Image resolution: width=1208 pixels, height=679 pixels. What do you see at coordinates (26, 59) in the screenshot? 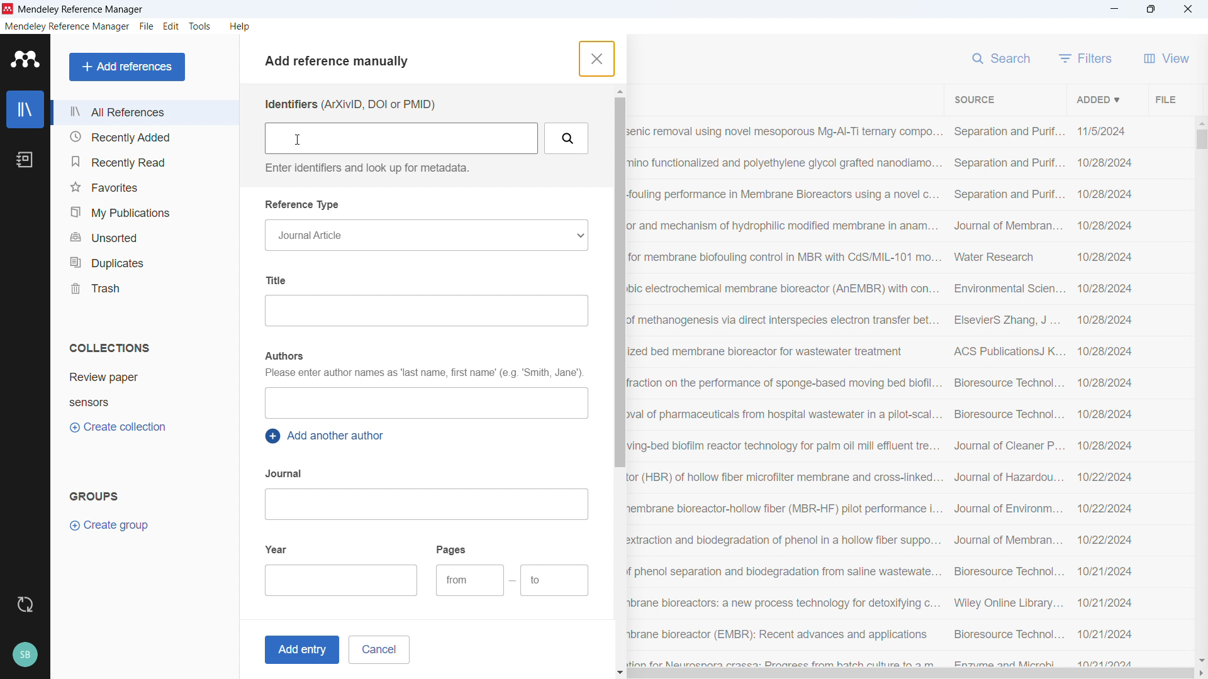
I see `Logo ` at bounding box center [26, 59].